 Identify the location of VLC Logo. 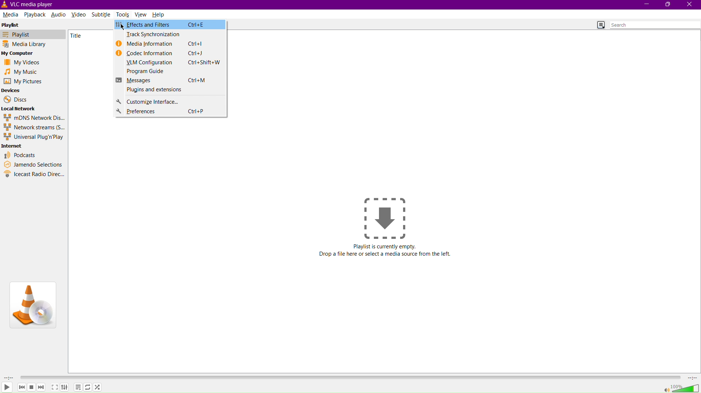
(34, 302).